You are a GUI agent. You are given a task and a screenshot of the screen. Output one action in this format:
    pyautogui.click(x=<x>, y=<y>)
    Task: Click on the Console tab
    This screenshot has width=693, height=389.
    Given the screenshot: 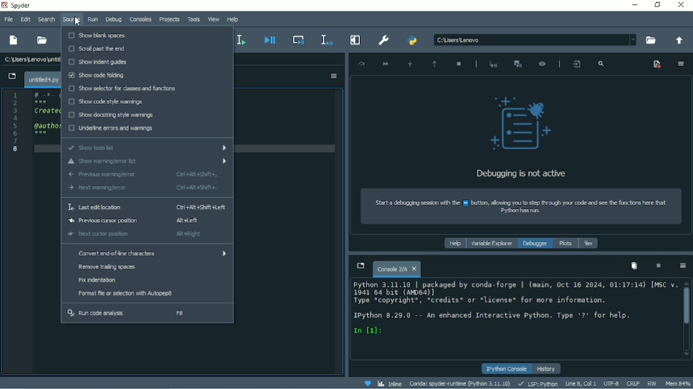 What is the action you would take?
    pyautogui.click(x=397, y=269)
    